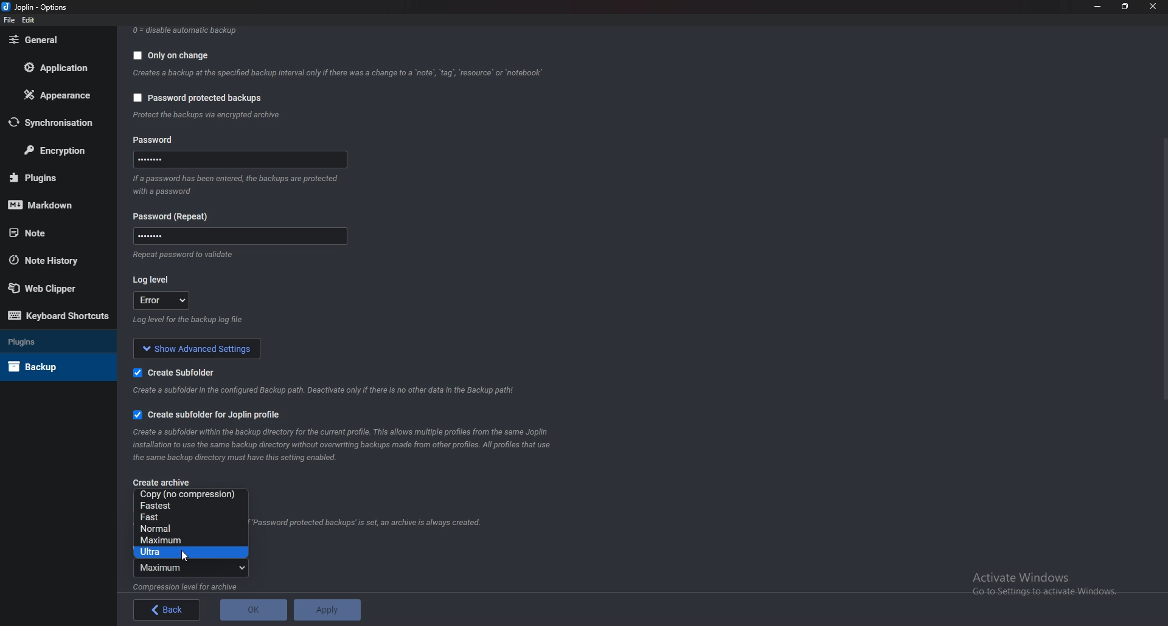 The image size is (1168, 626). What do you see at coordinates (61, 94) in the screenshot?
I see `Appearance` at bounding box center [61, 94].